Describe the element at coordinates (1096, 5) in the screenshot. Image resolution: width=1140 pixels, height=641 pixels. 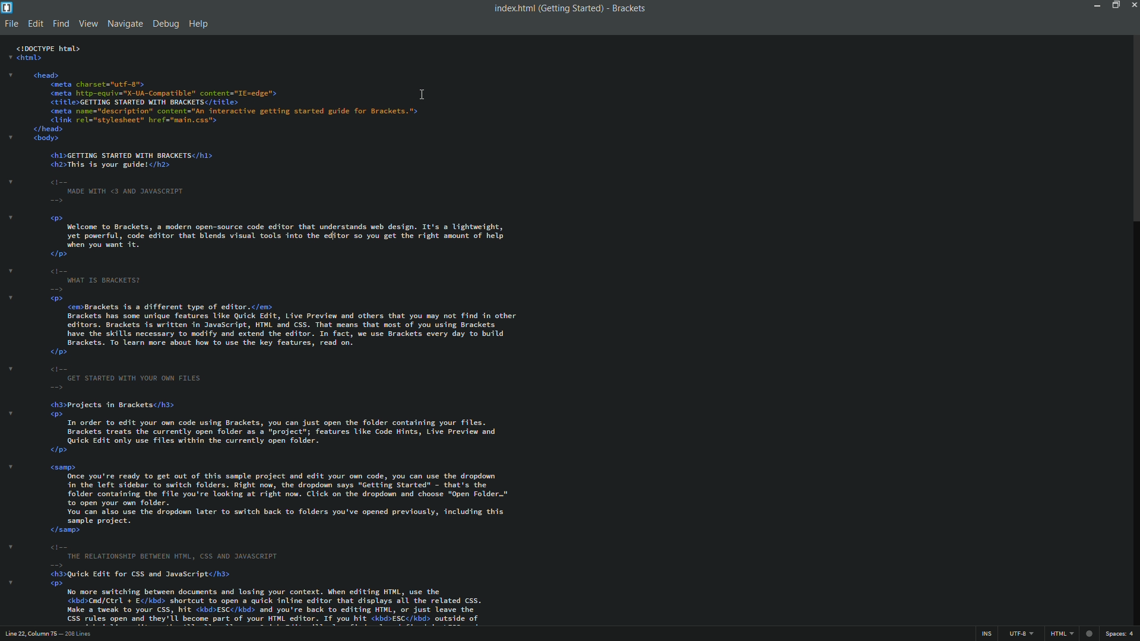
I see `minimize` at that location.